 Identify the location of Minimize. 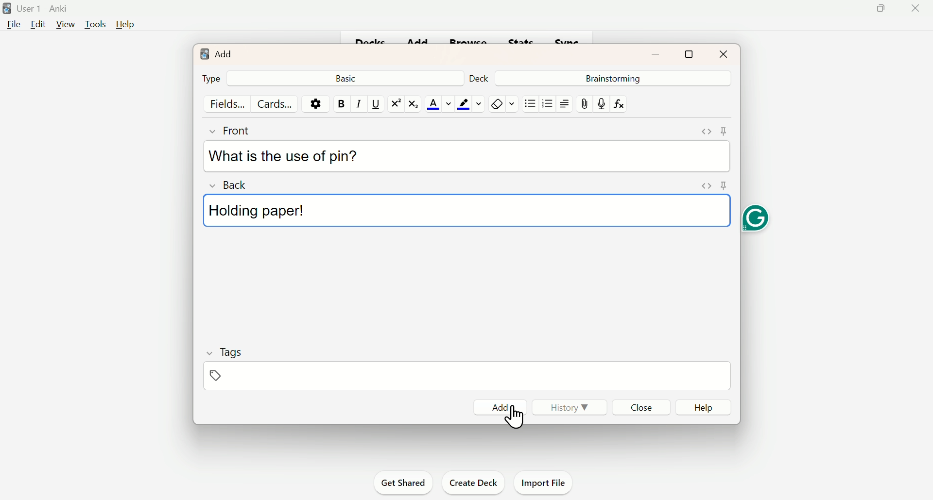
(657, 53).